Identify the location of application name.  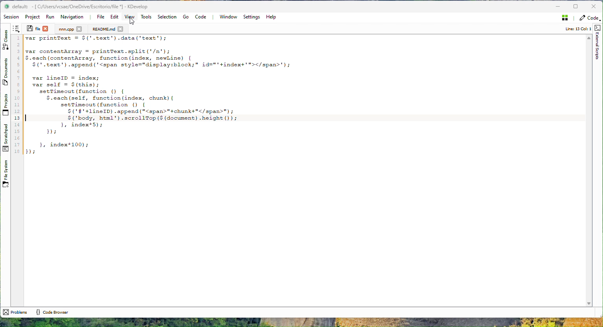
(85, 7).